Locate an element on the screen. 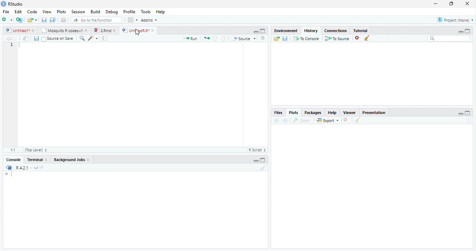 The width and height of the screenshot is (476, 251). Next plot is located at coordinates (285, 120).